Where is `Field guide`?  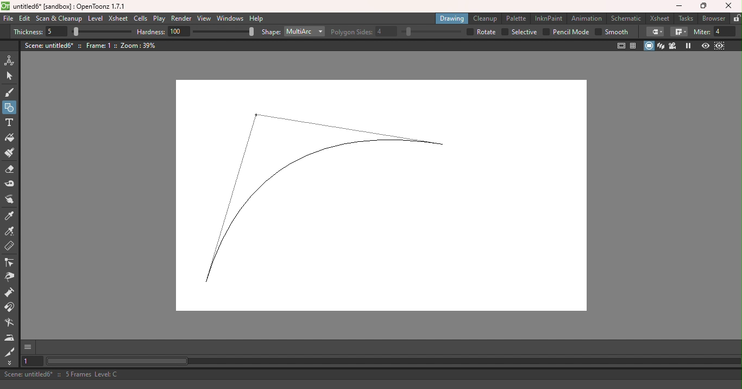 Field guide is located at coordinates (634, 46).